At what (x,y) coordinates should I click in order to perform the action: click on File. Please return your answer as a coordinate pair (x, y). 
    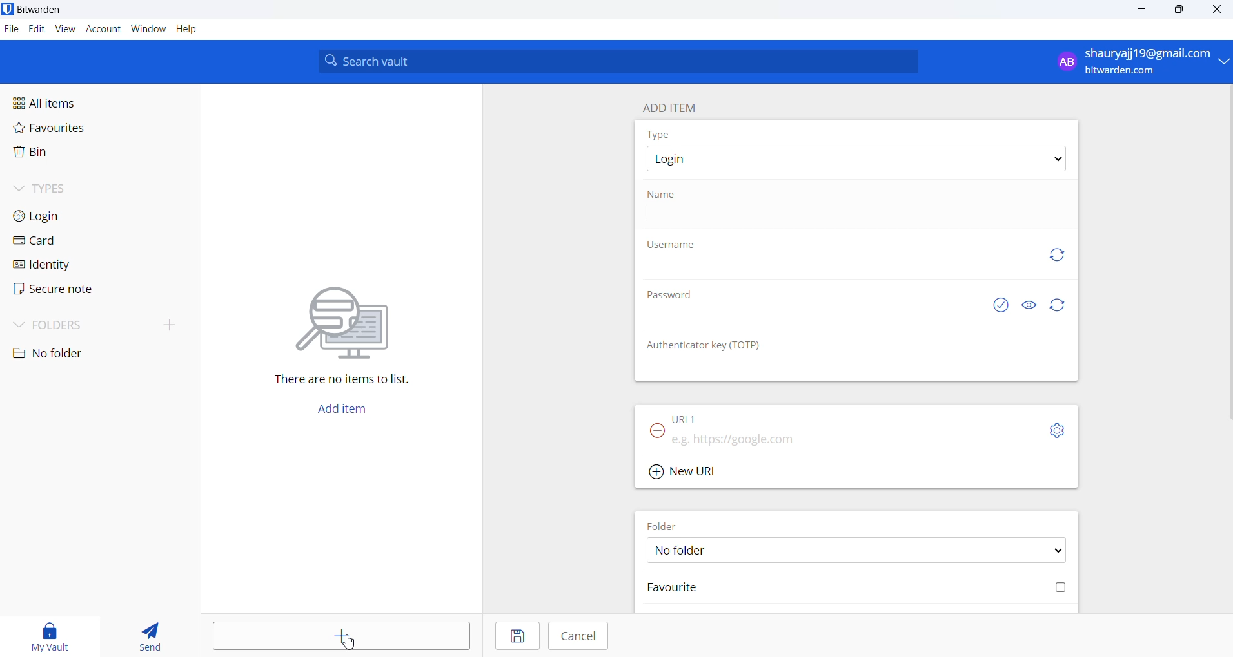
    Looking at the image, I should click on (10, 30).